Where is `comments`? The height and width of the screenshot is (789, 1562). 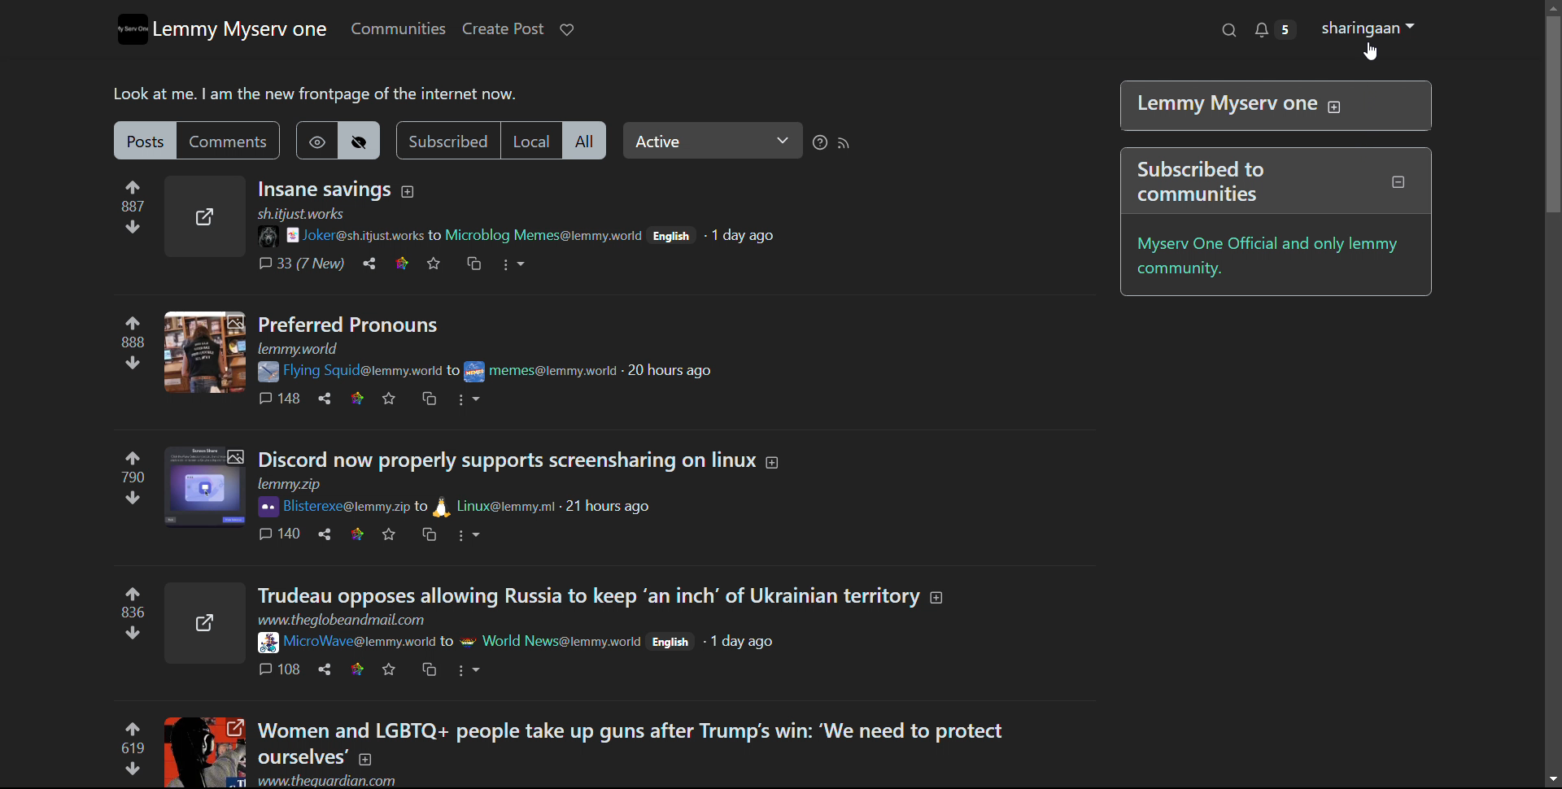
comments is located at coordinates (228, 141).